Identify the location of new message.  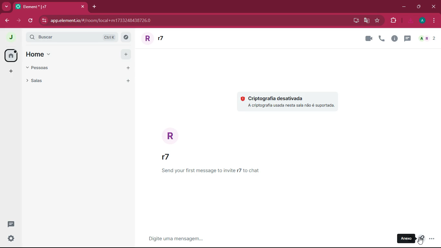
(406, 39).